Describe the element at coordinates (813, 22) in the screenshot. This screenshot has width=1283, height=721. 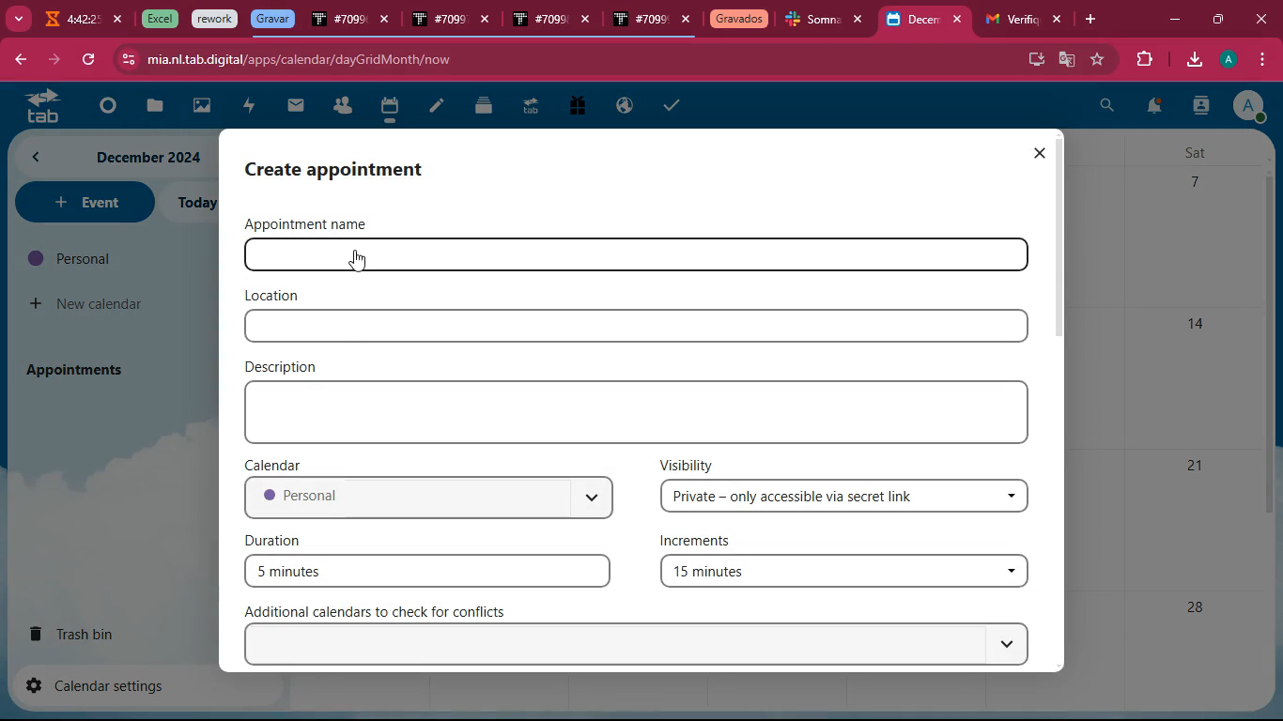
I see `tab` at that location.